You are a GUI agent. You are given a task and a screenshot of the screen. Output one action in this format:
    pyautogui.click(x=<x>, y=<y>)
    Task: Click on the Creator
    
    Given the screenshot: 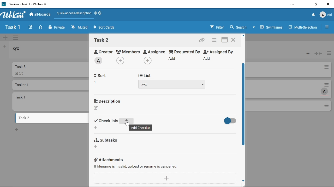 What is the action you would take?
    pyautogui.click(x=96, y=108)
    